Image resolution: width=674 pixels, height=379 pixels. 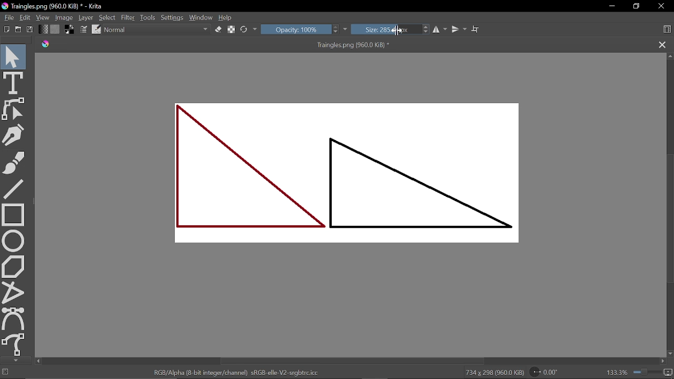 What do you see at coordinates (107, 18) in the screenshot?
I see `Select` at bounding box center [107, 18].